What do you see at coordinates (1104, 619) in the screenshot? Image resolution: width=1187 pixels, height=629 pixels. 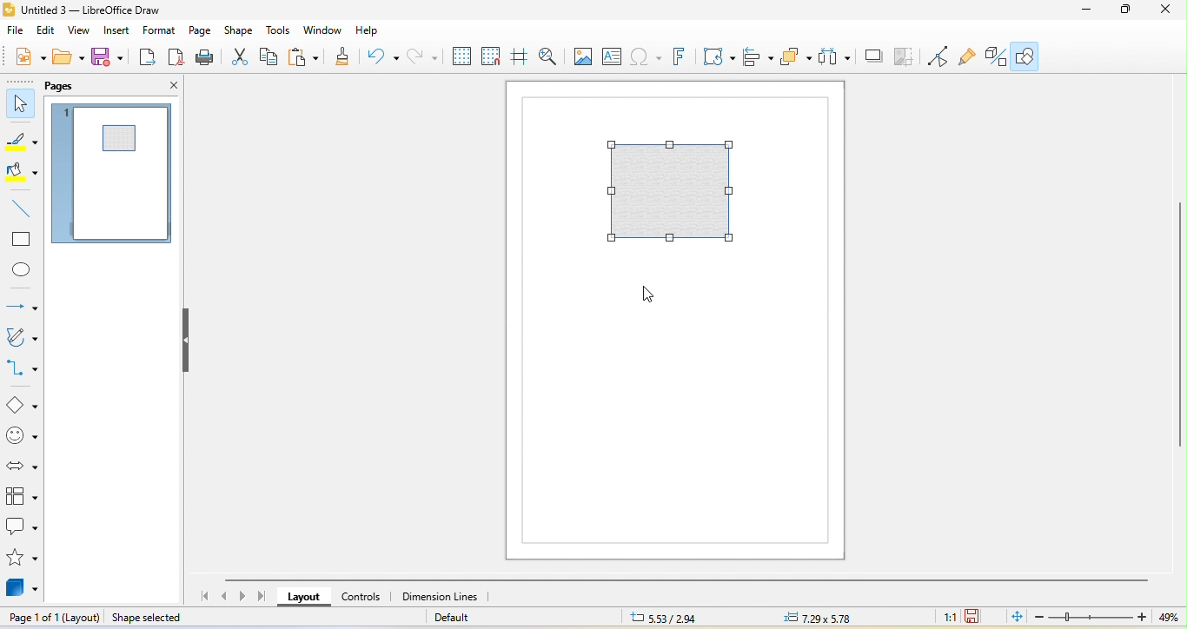 I see `zoom` at bounding box center [1104, 619].